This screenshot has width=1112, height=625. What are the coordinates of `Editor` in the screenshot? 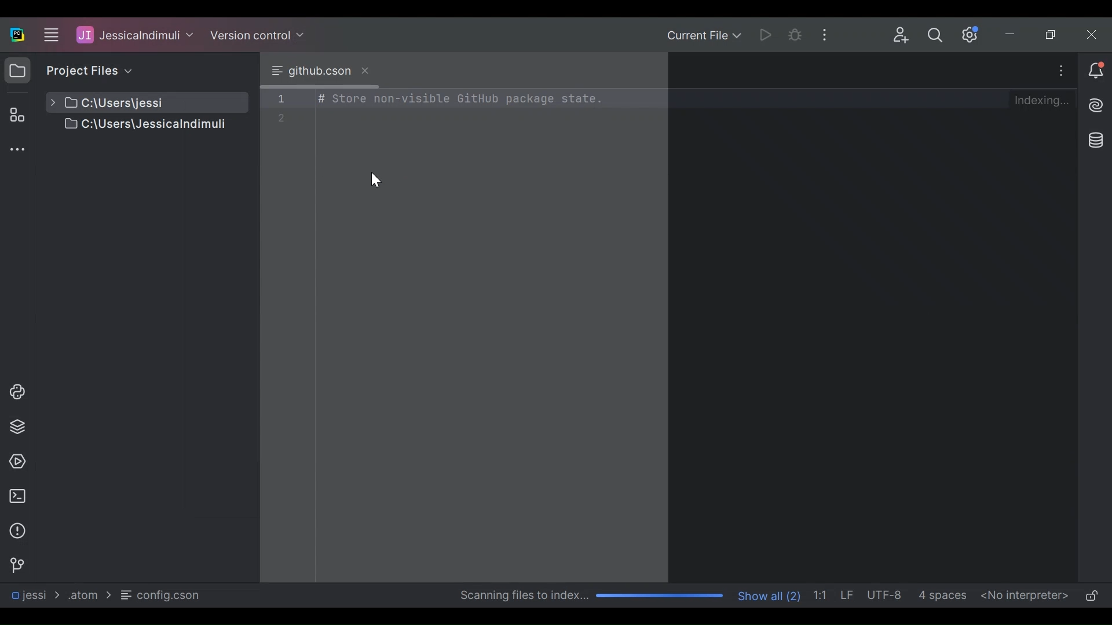 It's located at (635, 333).